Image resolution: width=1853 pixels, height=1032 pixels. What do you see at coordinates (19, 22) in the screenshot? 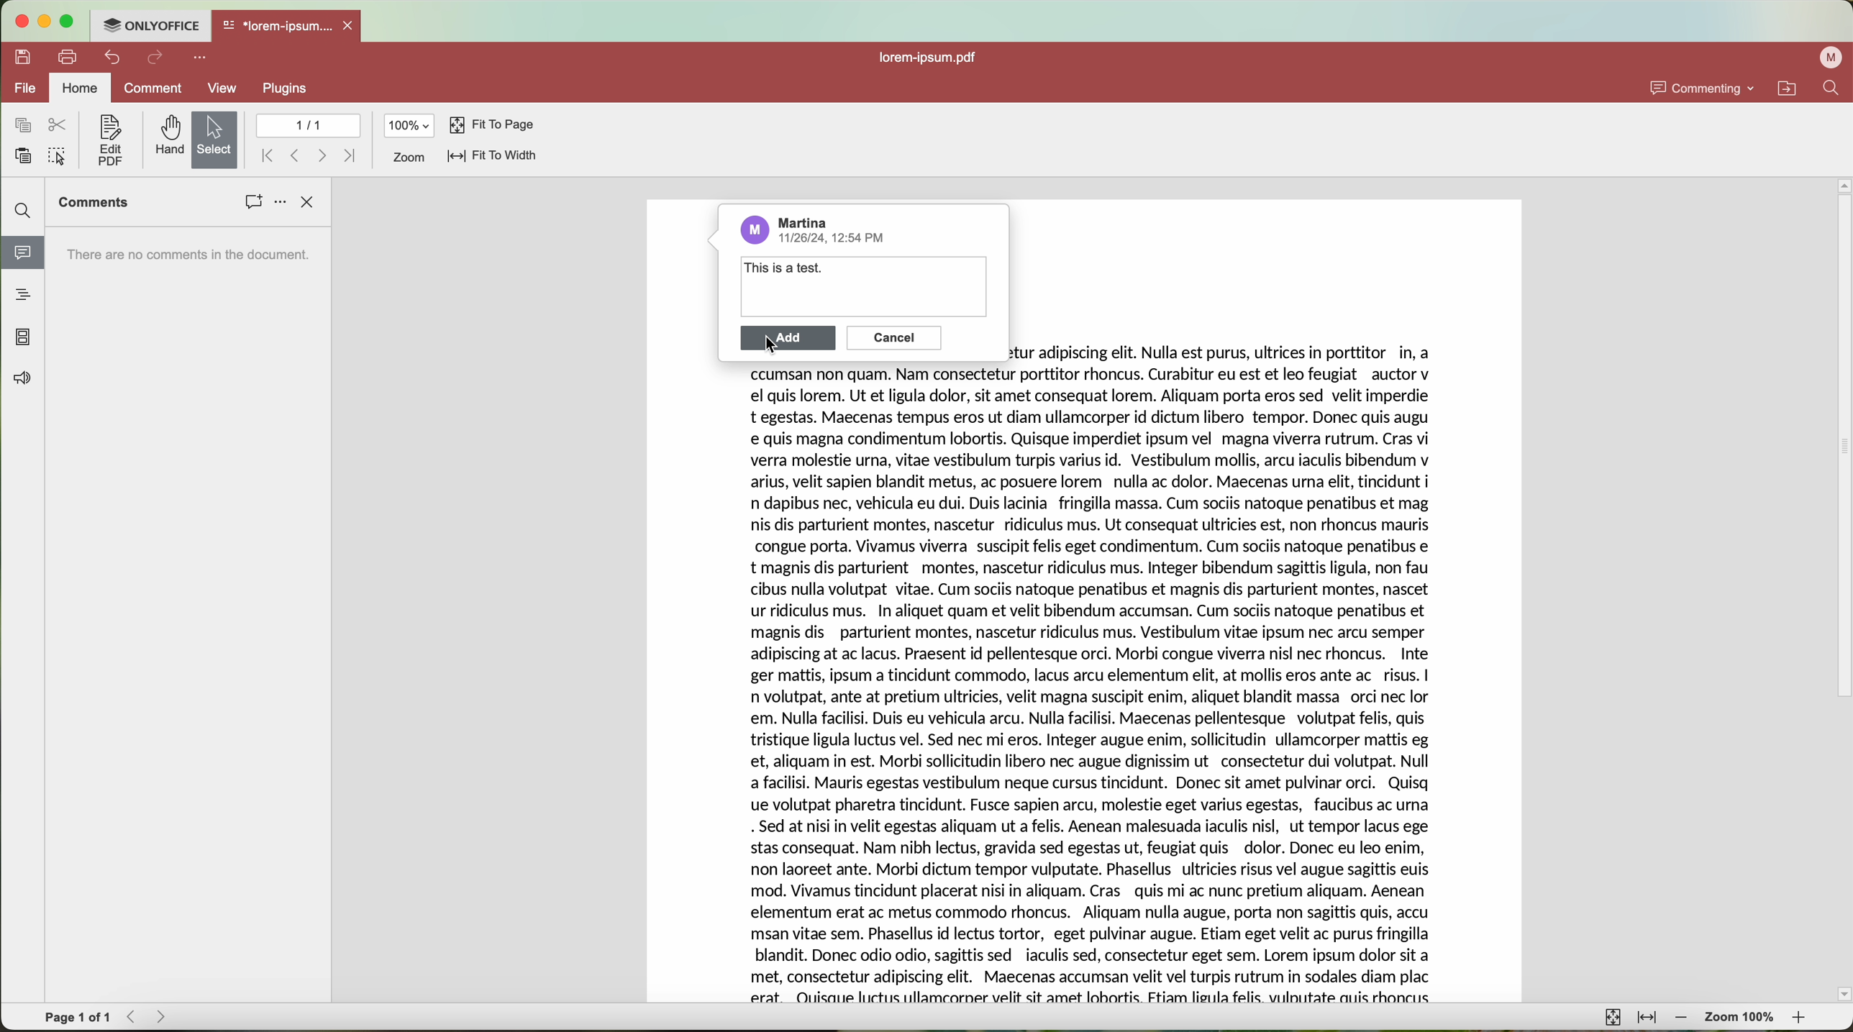
I see `close program` at bounding box center [19, 22].